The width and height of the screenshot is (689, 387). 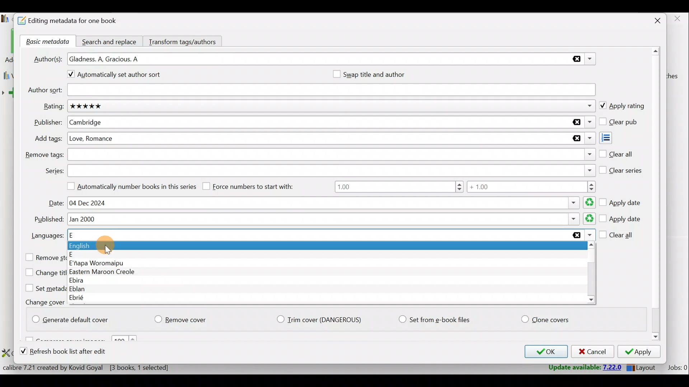 I want to click on Languages, so click(x=331, y=235).